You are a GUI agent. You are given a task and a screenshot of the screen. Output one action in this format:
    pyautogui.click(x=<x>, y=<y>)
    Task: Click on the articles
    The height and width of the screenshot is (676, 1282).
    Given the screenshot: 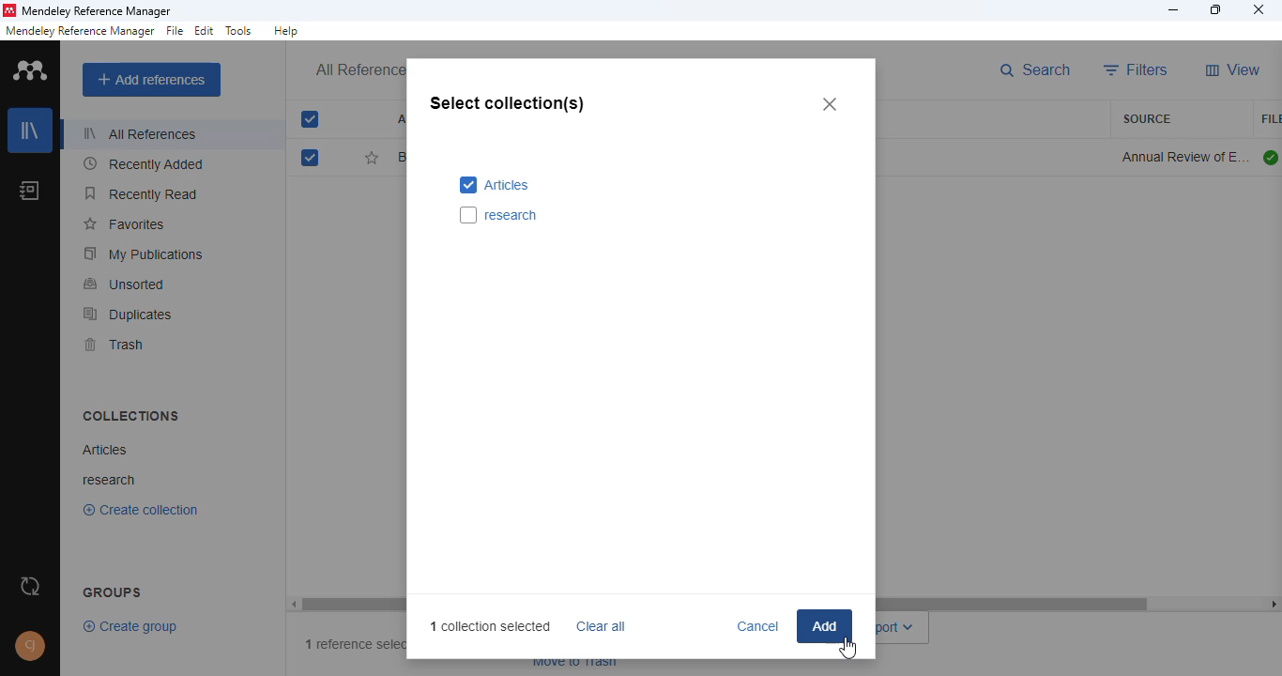 What is the action you would take?
    pyautogui.click(x=509, y=184)
    